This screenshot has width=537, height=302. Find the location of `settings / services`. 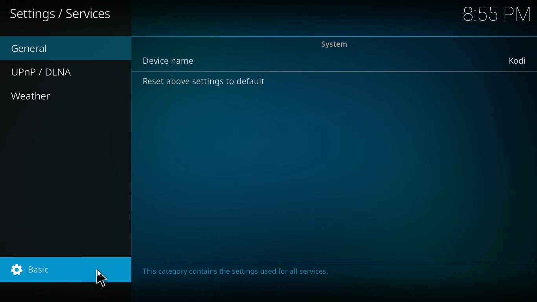

settings / services is located at coordinates (64, 16).